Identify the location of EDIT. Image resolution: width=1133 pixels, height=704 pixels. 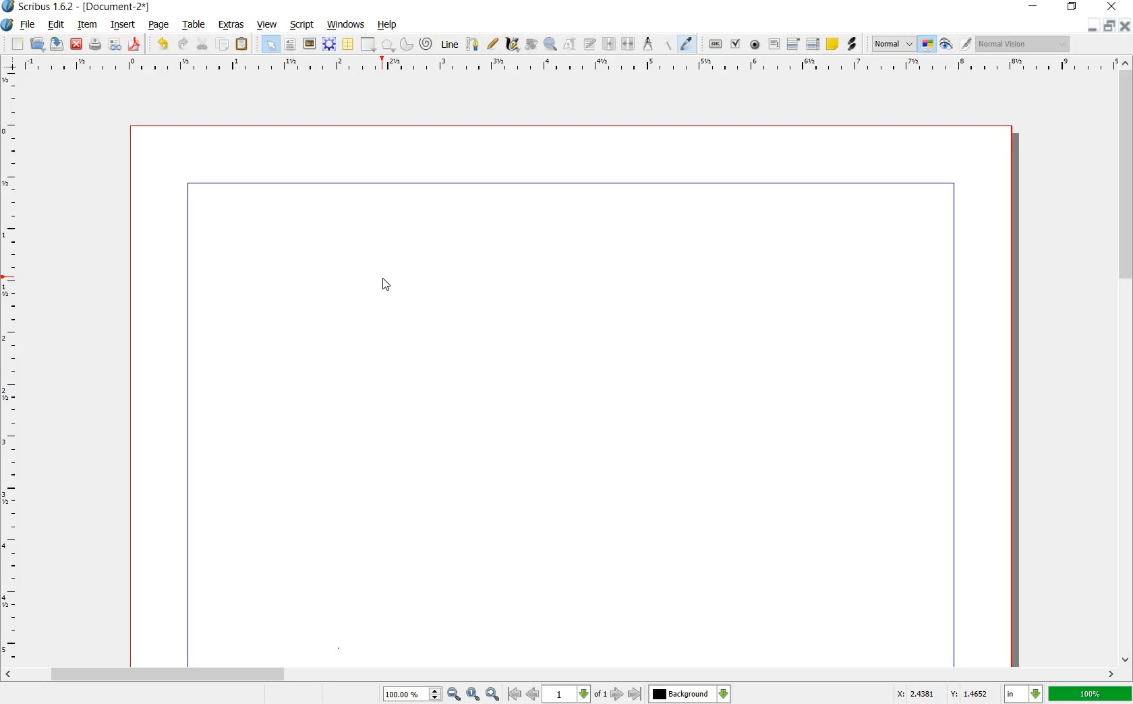
(55, 25).